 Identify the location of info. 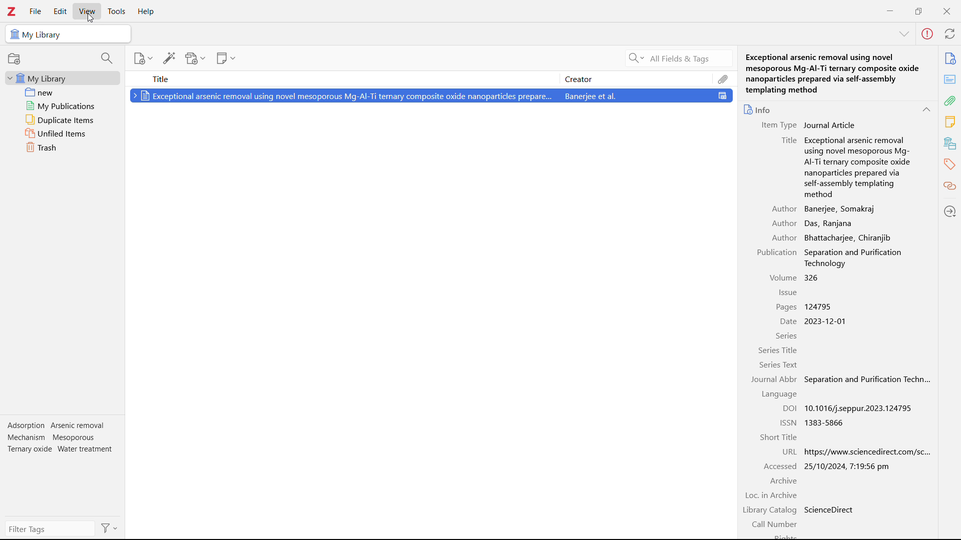
(758, 109).